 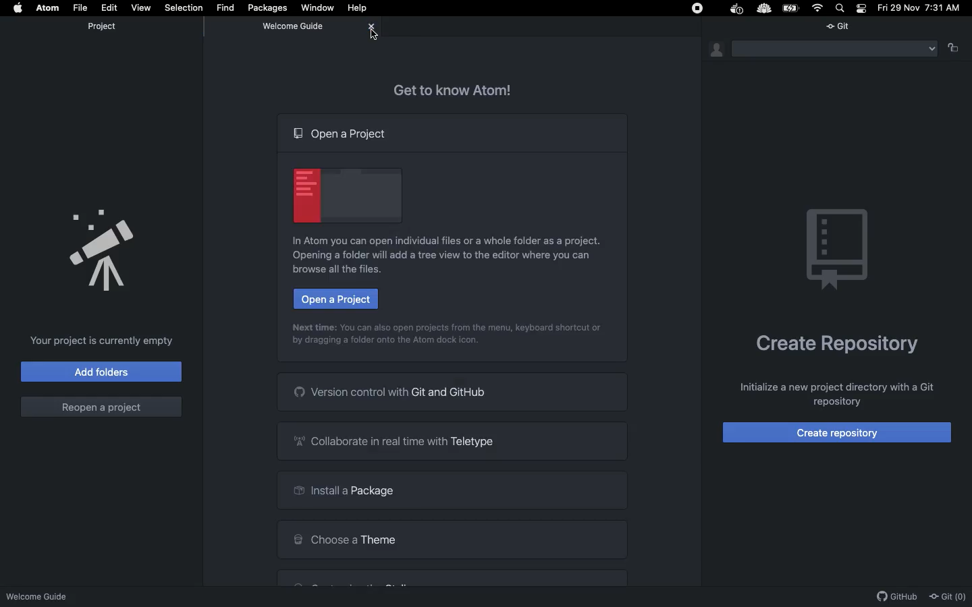 What do you see at coordinates (372, 36) in the screenshot?
I see `cursor` at bounding box center [372, 36].